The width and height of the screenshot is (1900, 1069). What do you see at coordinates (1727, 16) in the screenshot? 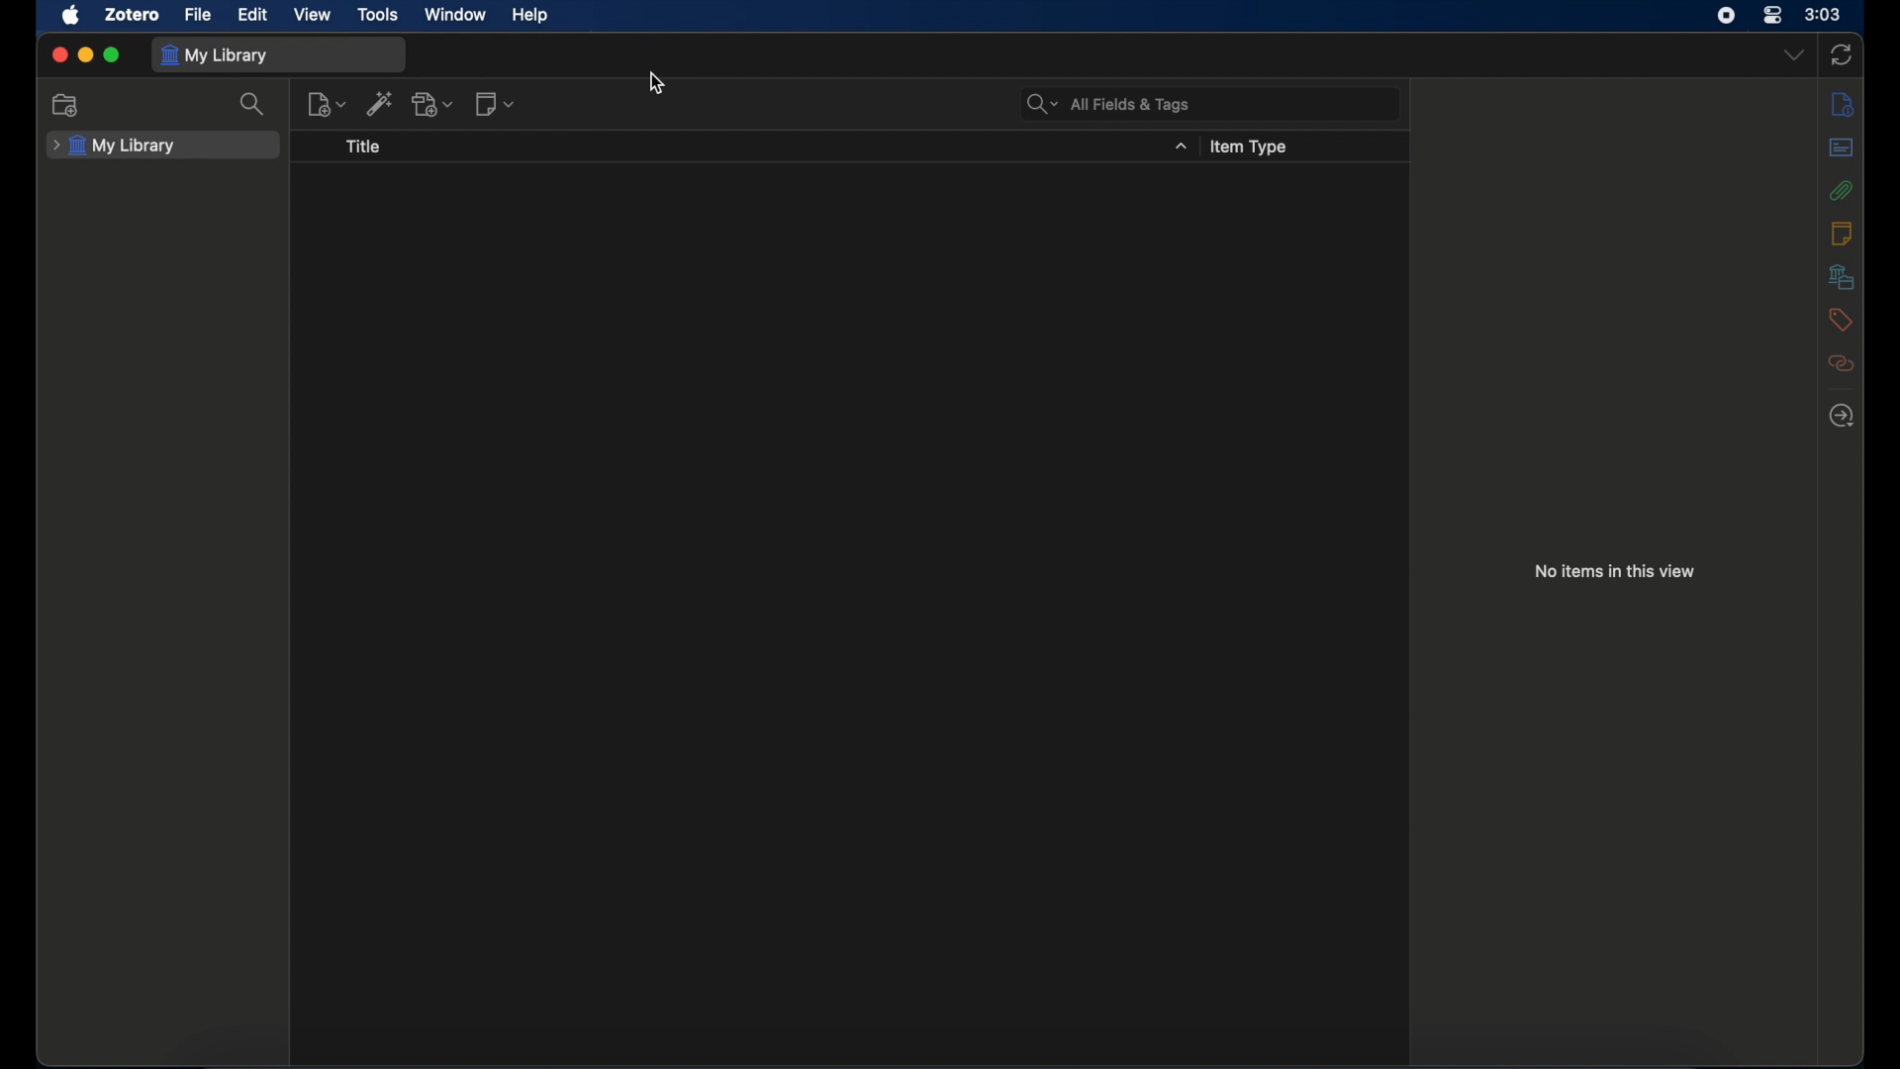
I see `screen recorder` at bounding box center [1727, 16].